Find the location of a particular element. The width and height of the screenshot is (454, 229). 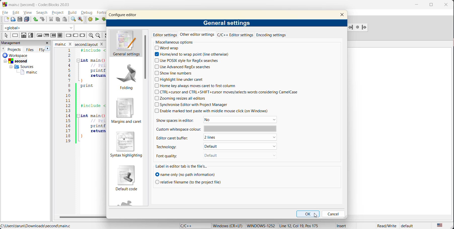

continue instruction is located at coordinates (75, 35).